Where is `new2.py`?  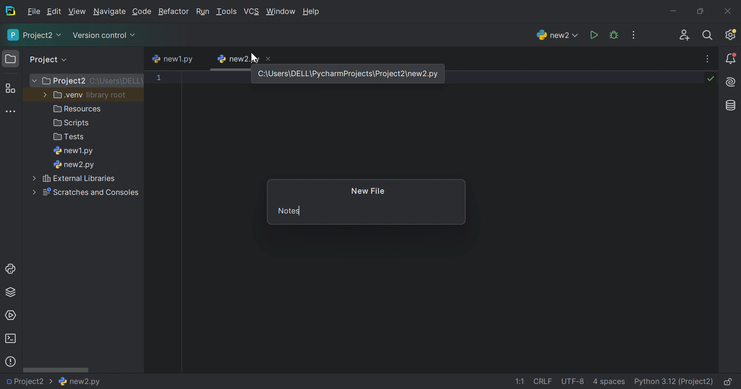 new2.py is located at coordinates (74, 165).